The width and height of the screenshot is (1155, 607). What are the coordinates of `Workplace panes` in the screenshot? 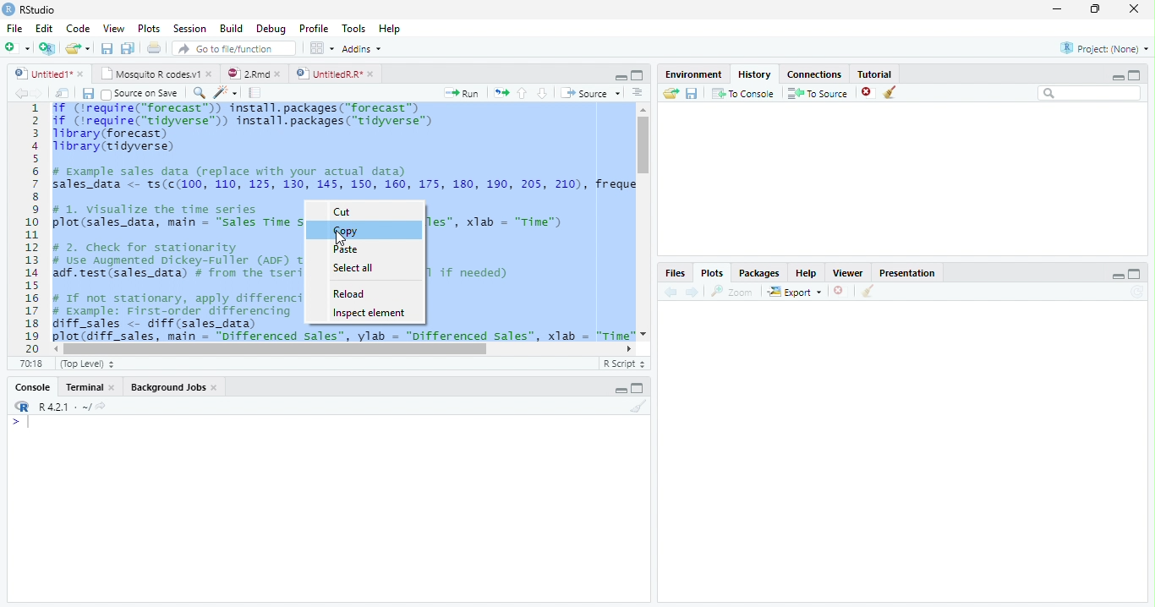 It's located at (320, 47).